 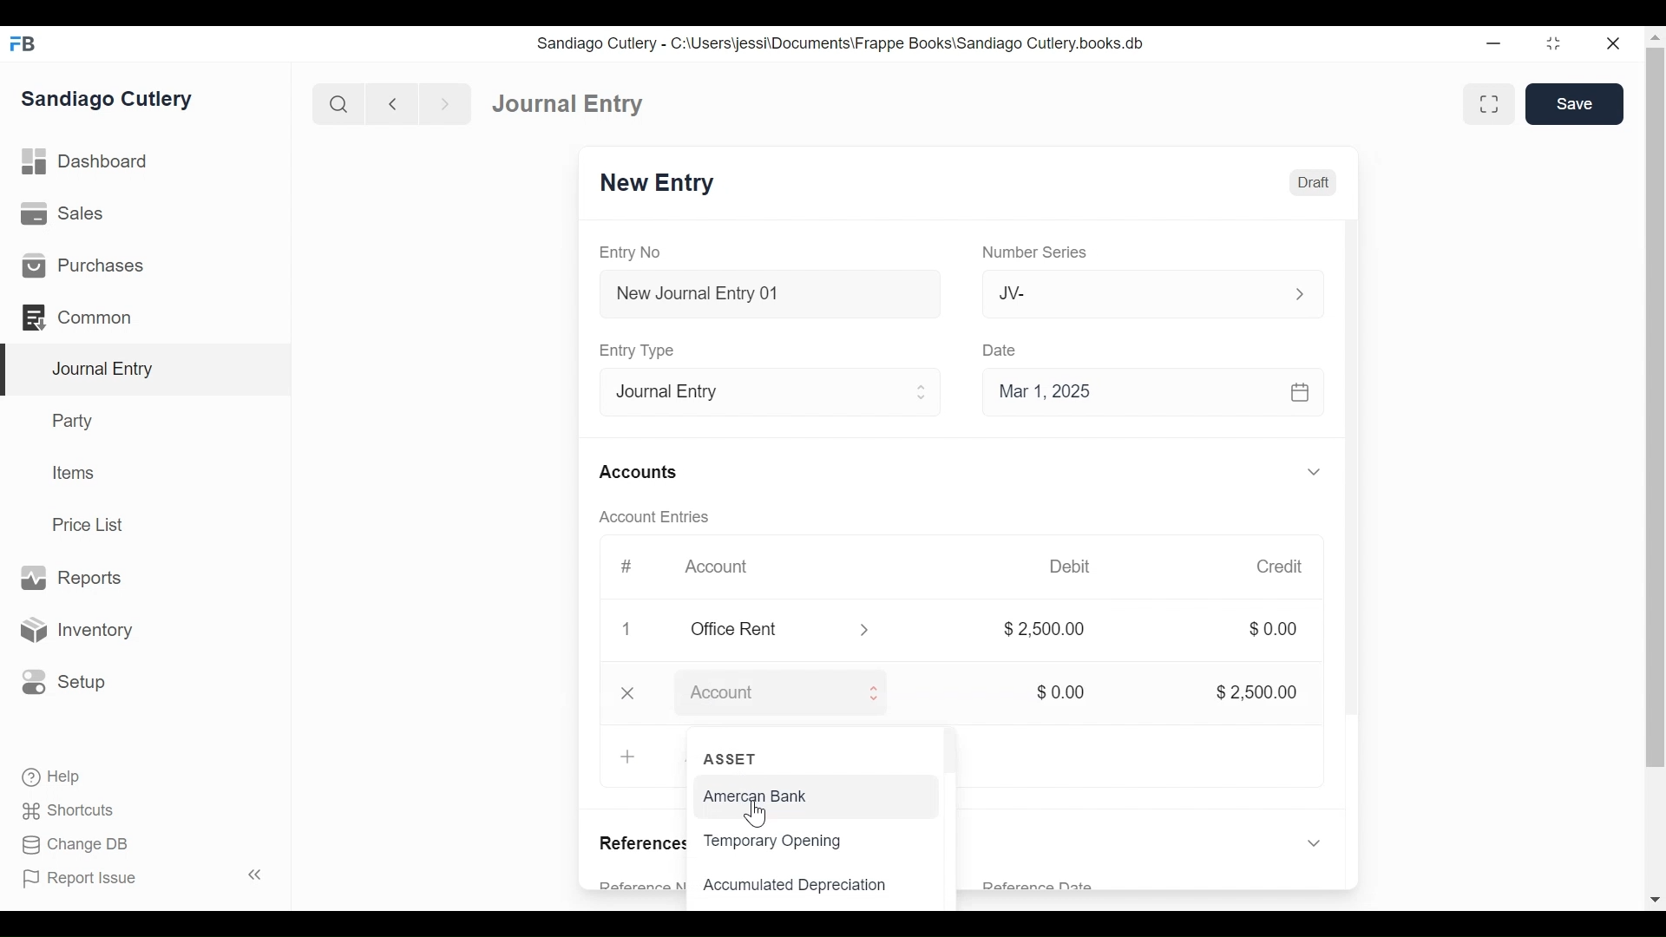 I want to click on next, so click(x=439, y=102).